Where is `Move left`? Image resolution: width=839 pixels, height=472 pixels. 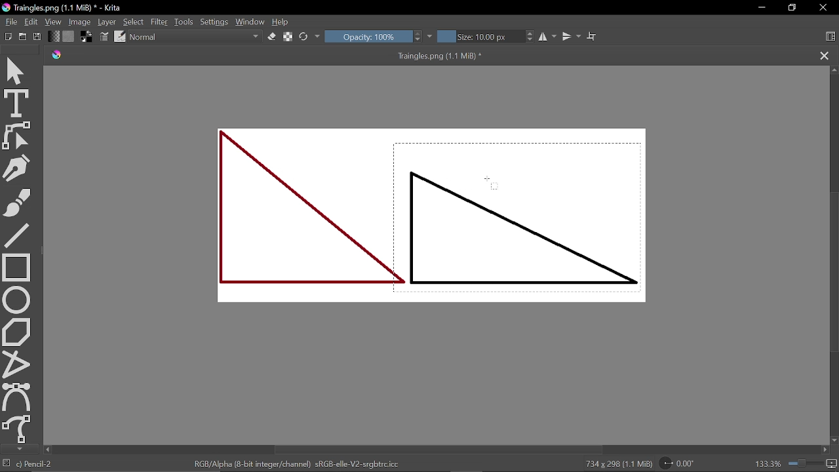
Move left is located at coordinates (825, 450).